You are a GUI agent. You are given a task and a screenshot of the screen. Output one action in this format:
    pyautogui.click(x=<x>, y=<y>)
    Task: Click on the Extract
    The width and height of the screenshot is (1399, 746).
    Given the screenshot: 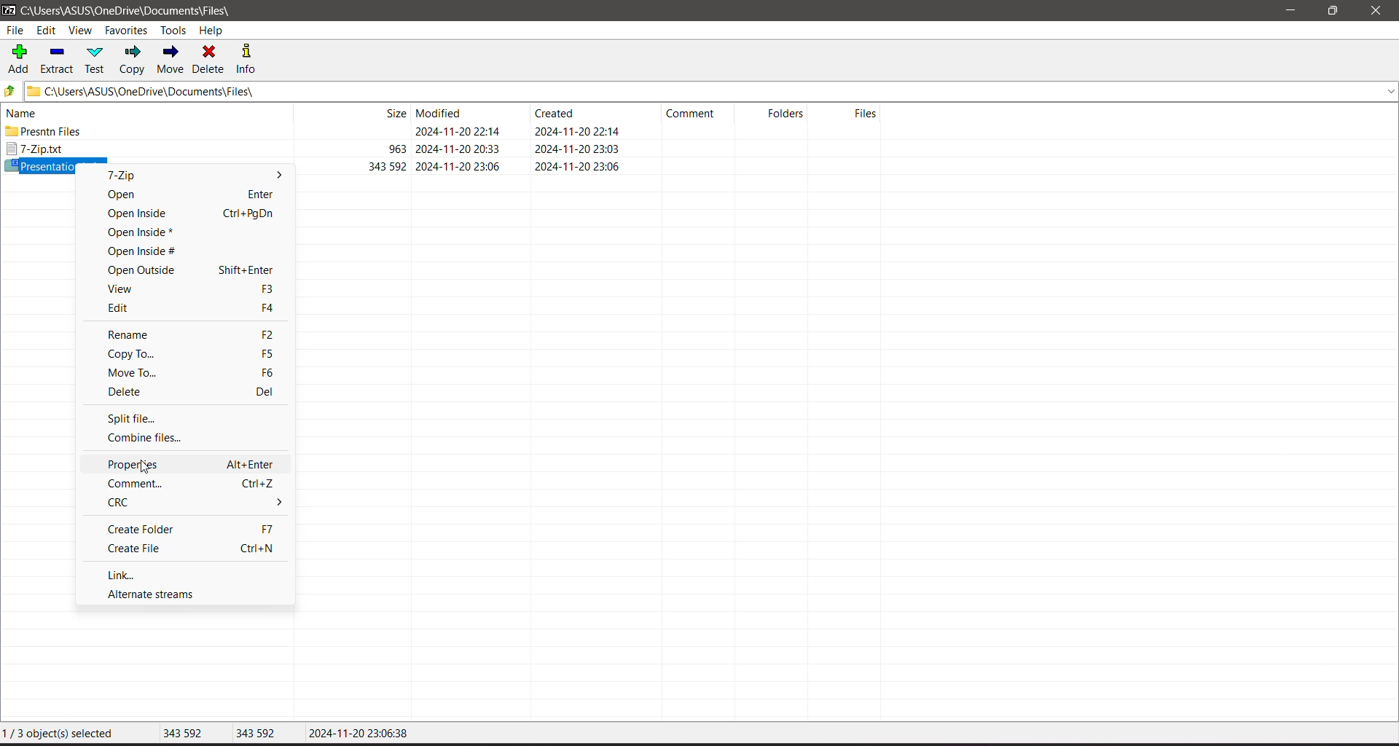 What is the action you would take?
    pyautogui.click(x=58, y=58)
    